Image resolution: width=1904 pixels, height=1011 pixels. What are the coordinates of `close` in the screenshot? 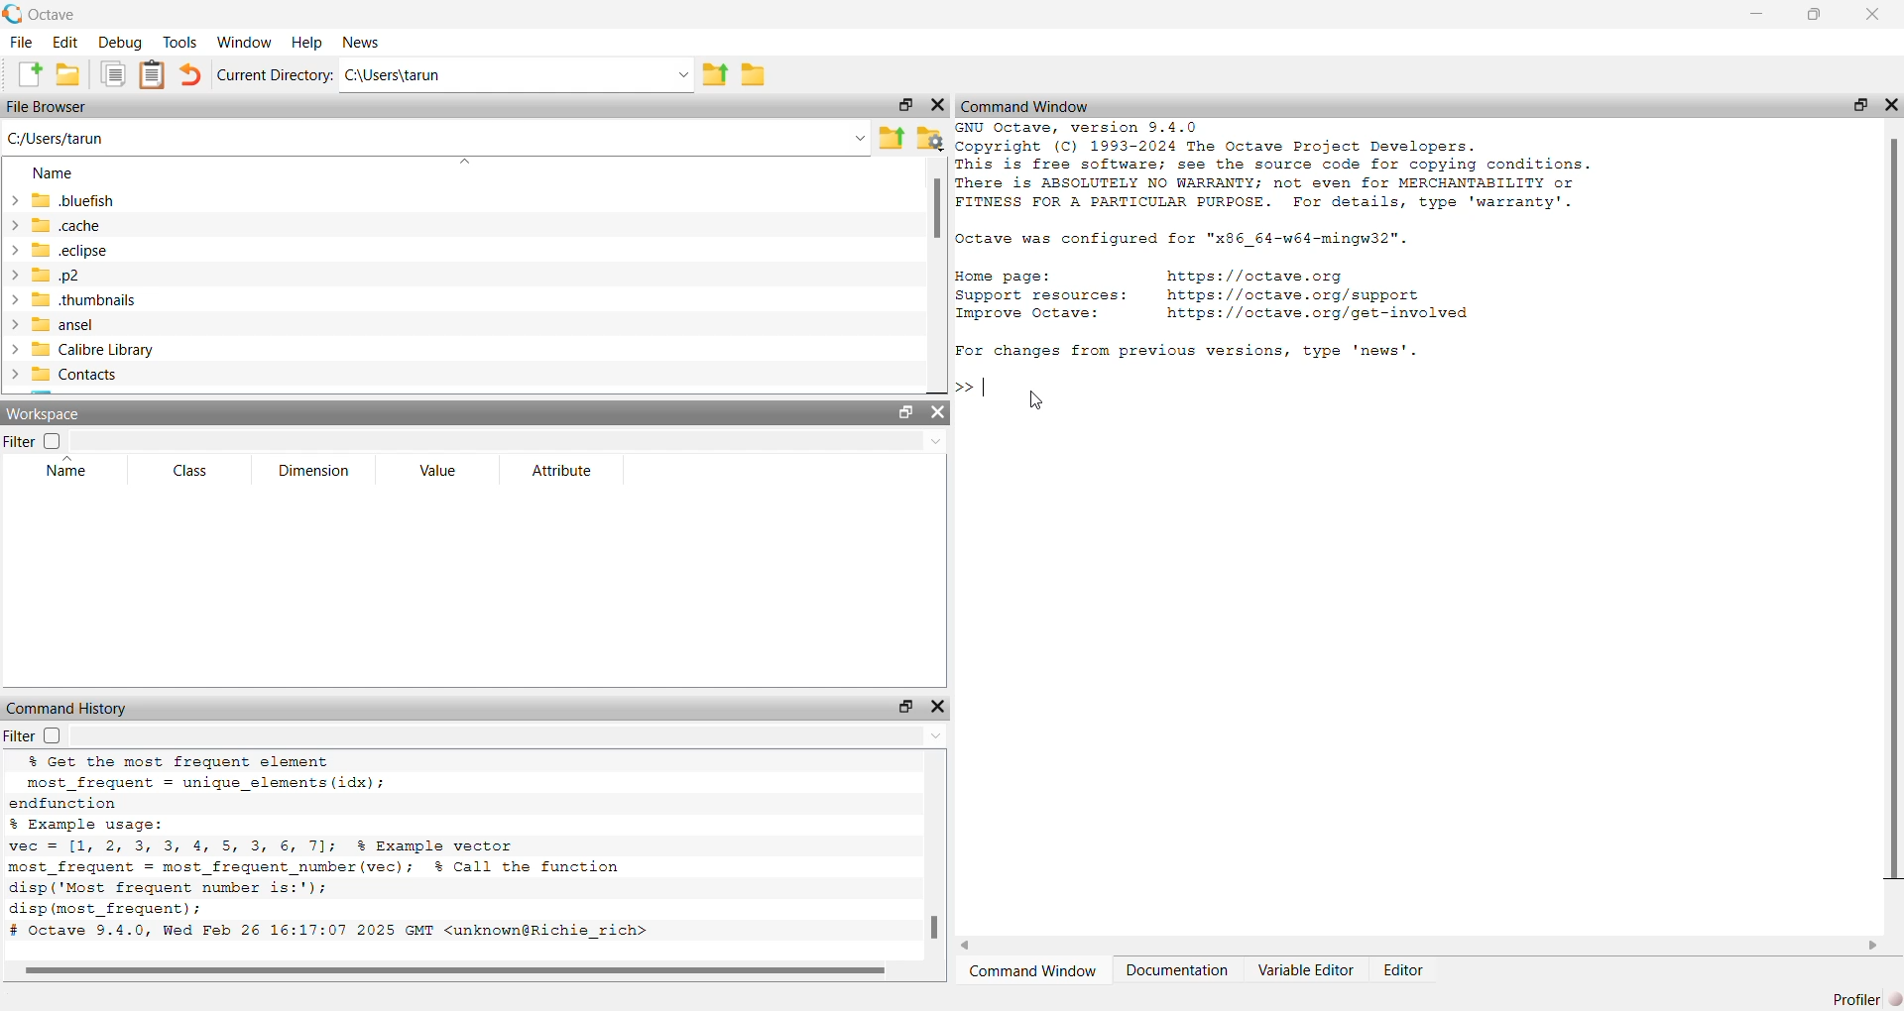 It's located at (1892, 104).